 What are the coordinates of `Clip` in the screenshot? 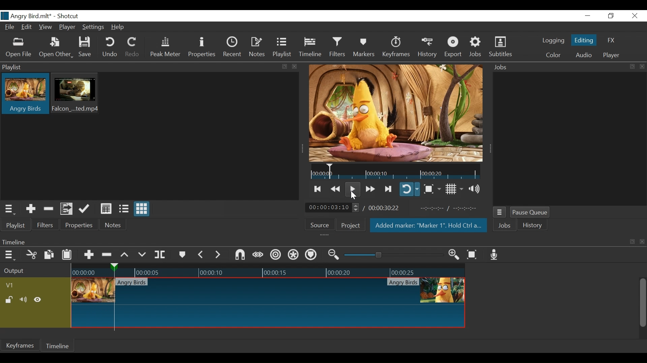 It's located at (25, 94).